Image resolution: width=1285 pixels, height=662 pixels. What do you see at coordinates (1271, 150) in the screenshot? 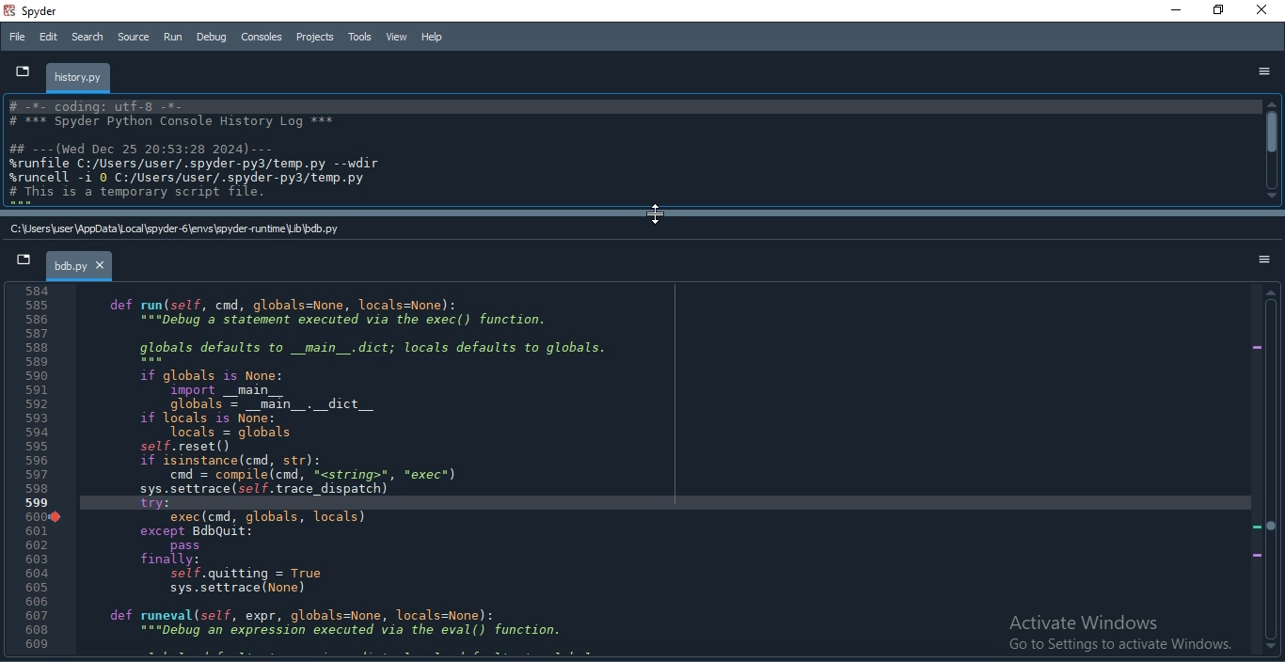
I see `Scrollbar` at bounding box center [1271, 150].